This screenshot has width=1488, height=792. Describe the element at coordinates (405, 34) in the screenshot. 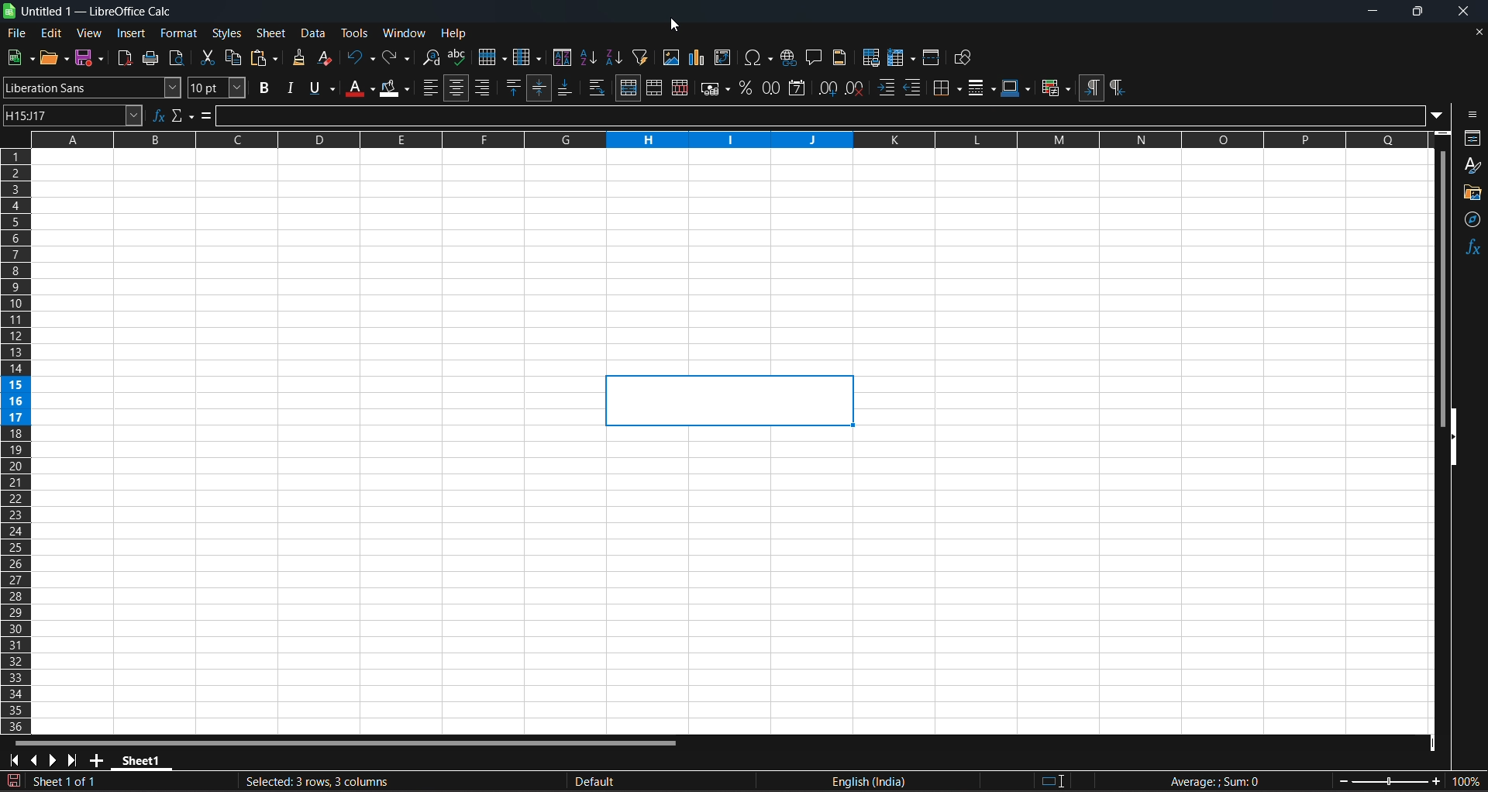

I see `window` at that location.